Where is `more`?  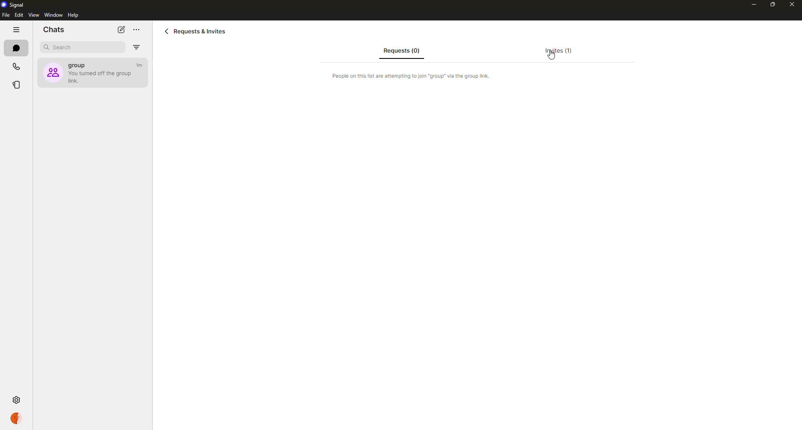
more is located at coordinates (137, 30).